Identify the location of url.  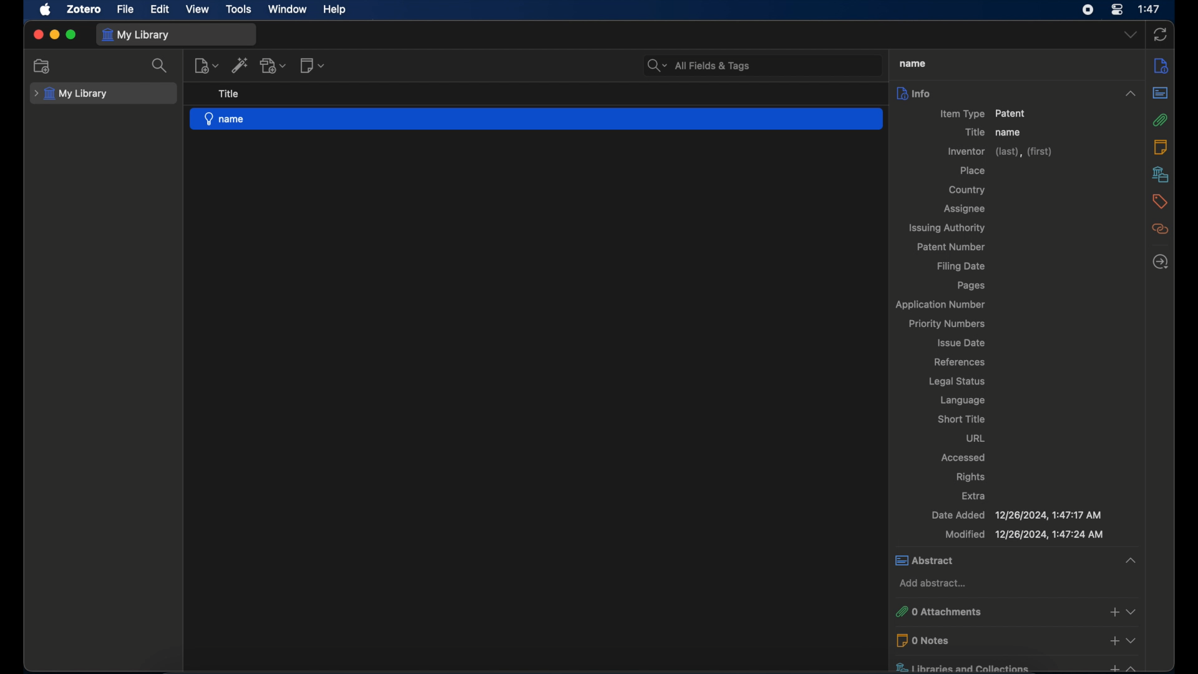
(976, 437).